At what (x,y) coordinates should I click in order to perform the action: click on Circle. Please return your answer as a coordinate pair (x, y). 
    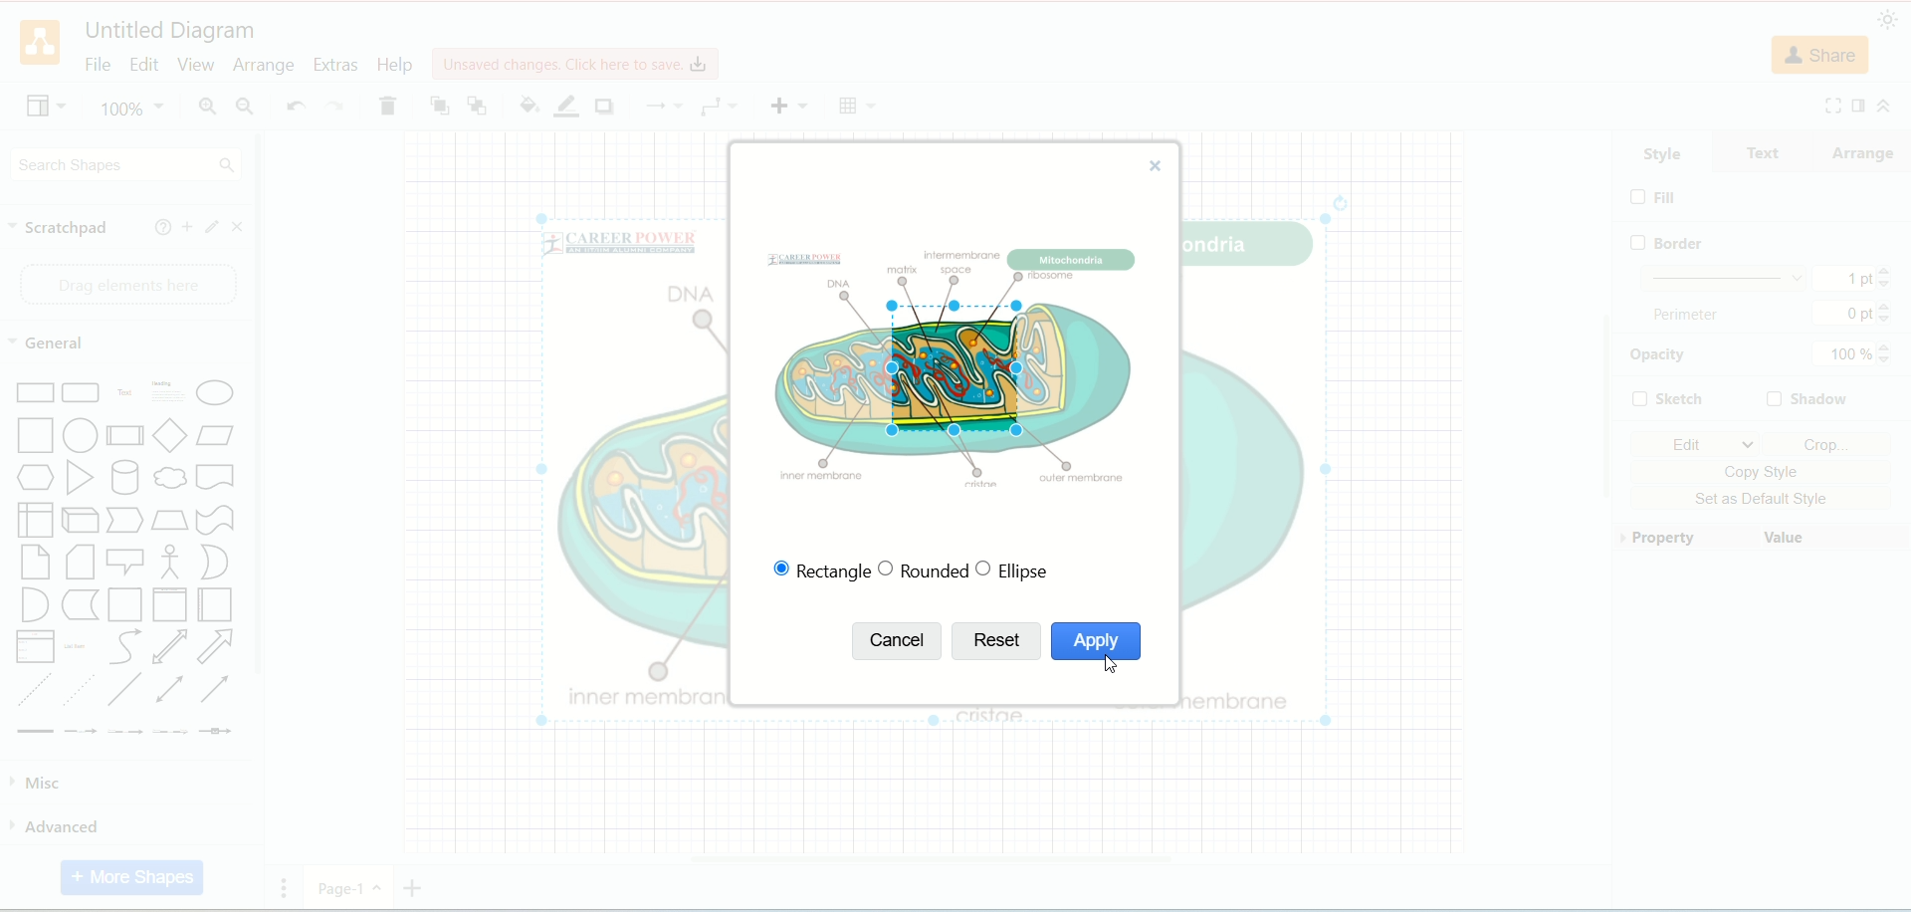
    Looking at the image, I should click on (80, 436).